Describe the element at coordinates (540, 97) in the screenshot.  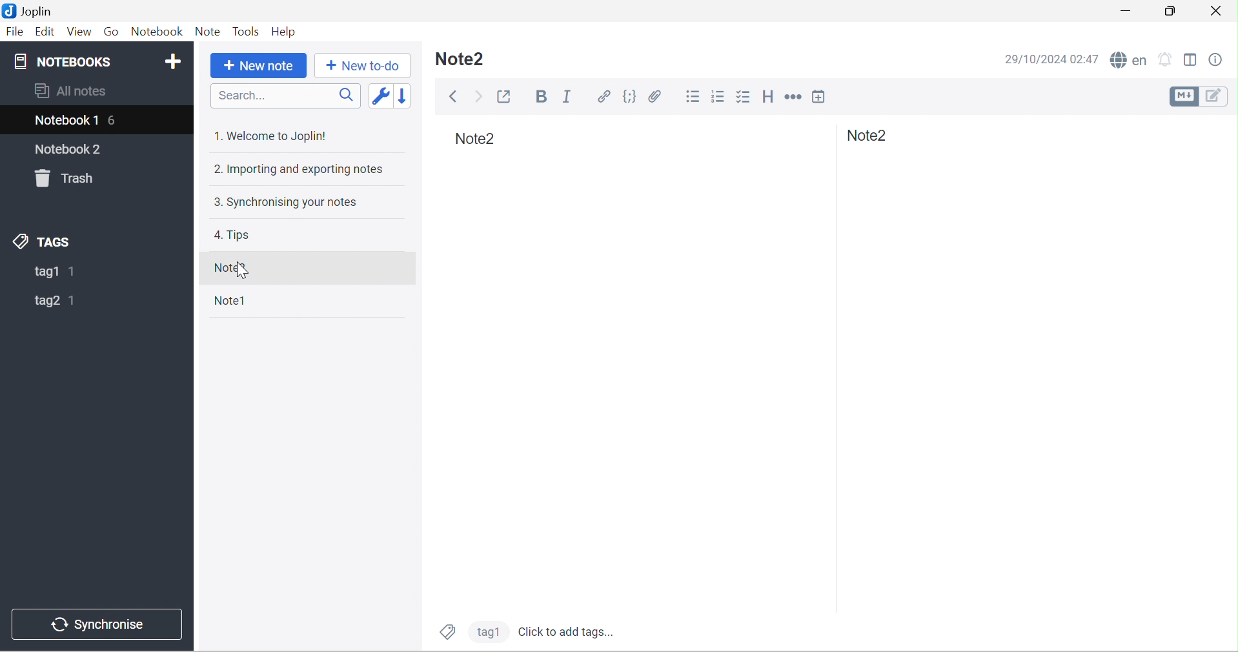
I see `Bold` at that location.